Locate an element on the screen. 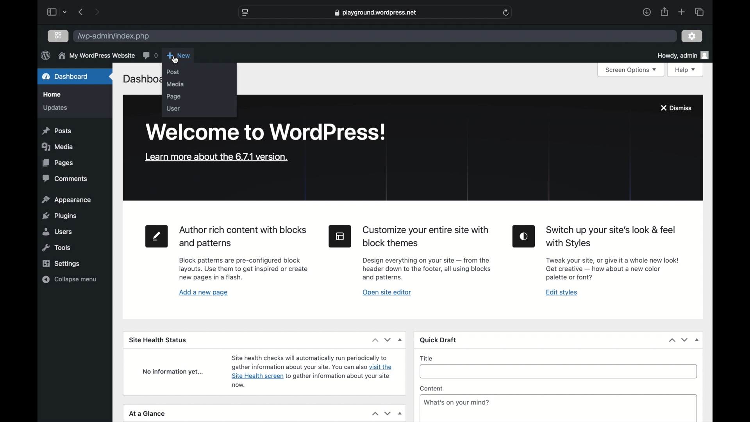  web address is located at coordinates (375, 13).